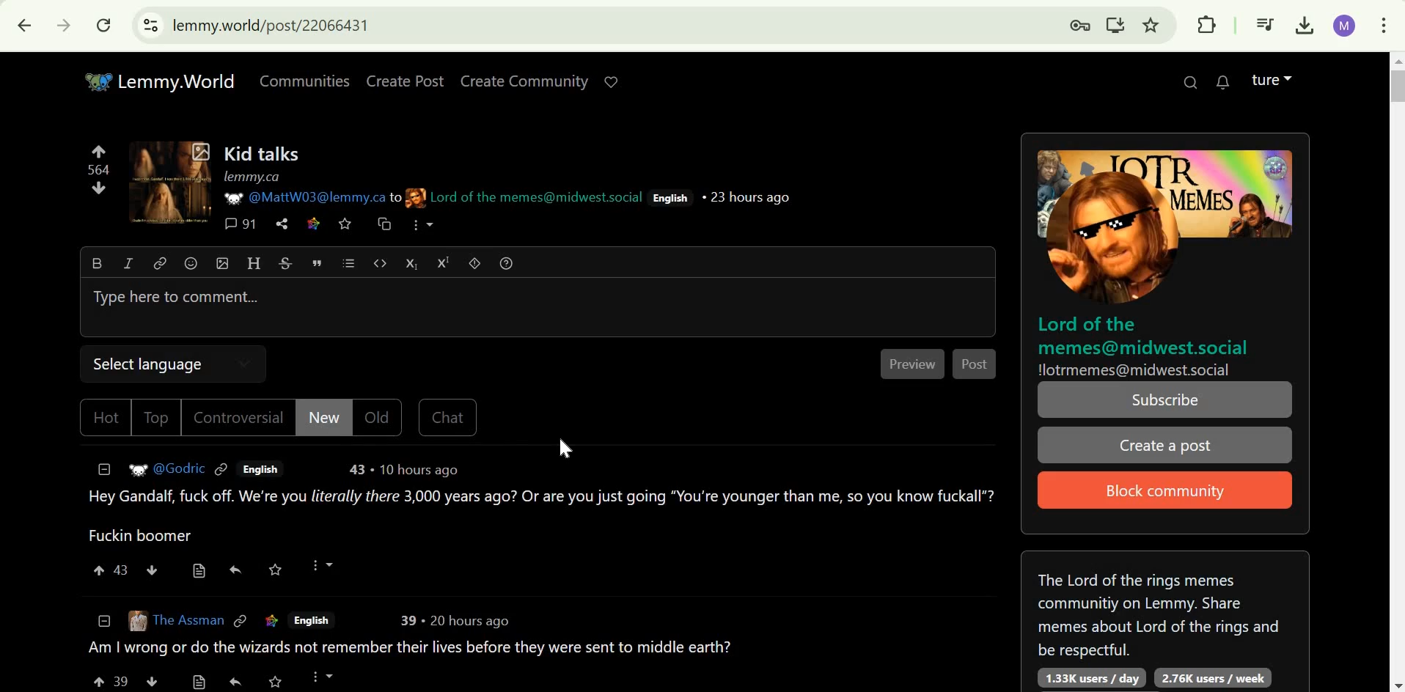 This screenshot has height=692, width=1405. What do you see at coordinates (420, 470) in the screenshot?
I see `10 hours ago` at bounding box center [420, 470].